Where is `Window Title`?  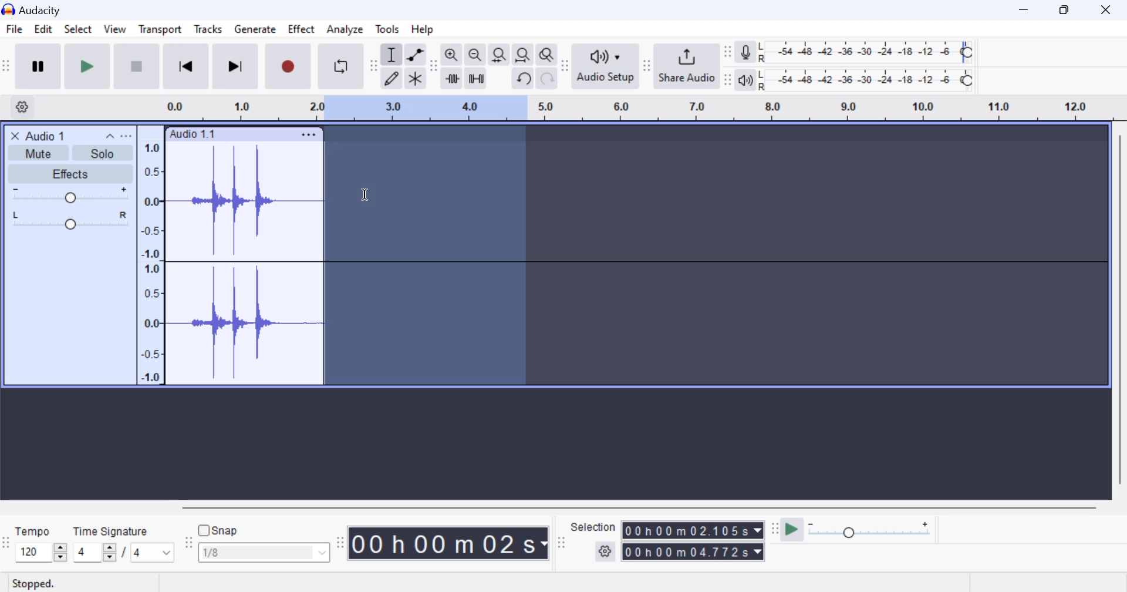 Window Title is located at coordinates (38, 9).